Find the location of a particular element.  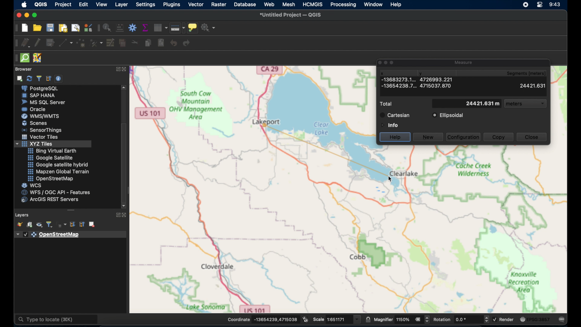

JSOM remote is located at coordinates (37, 57).